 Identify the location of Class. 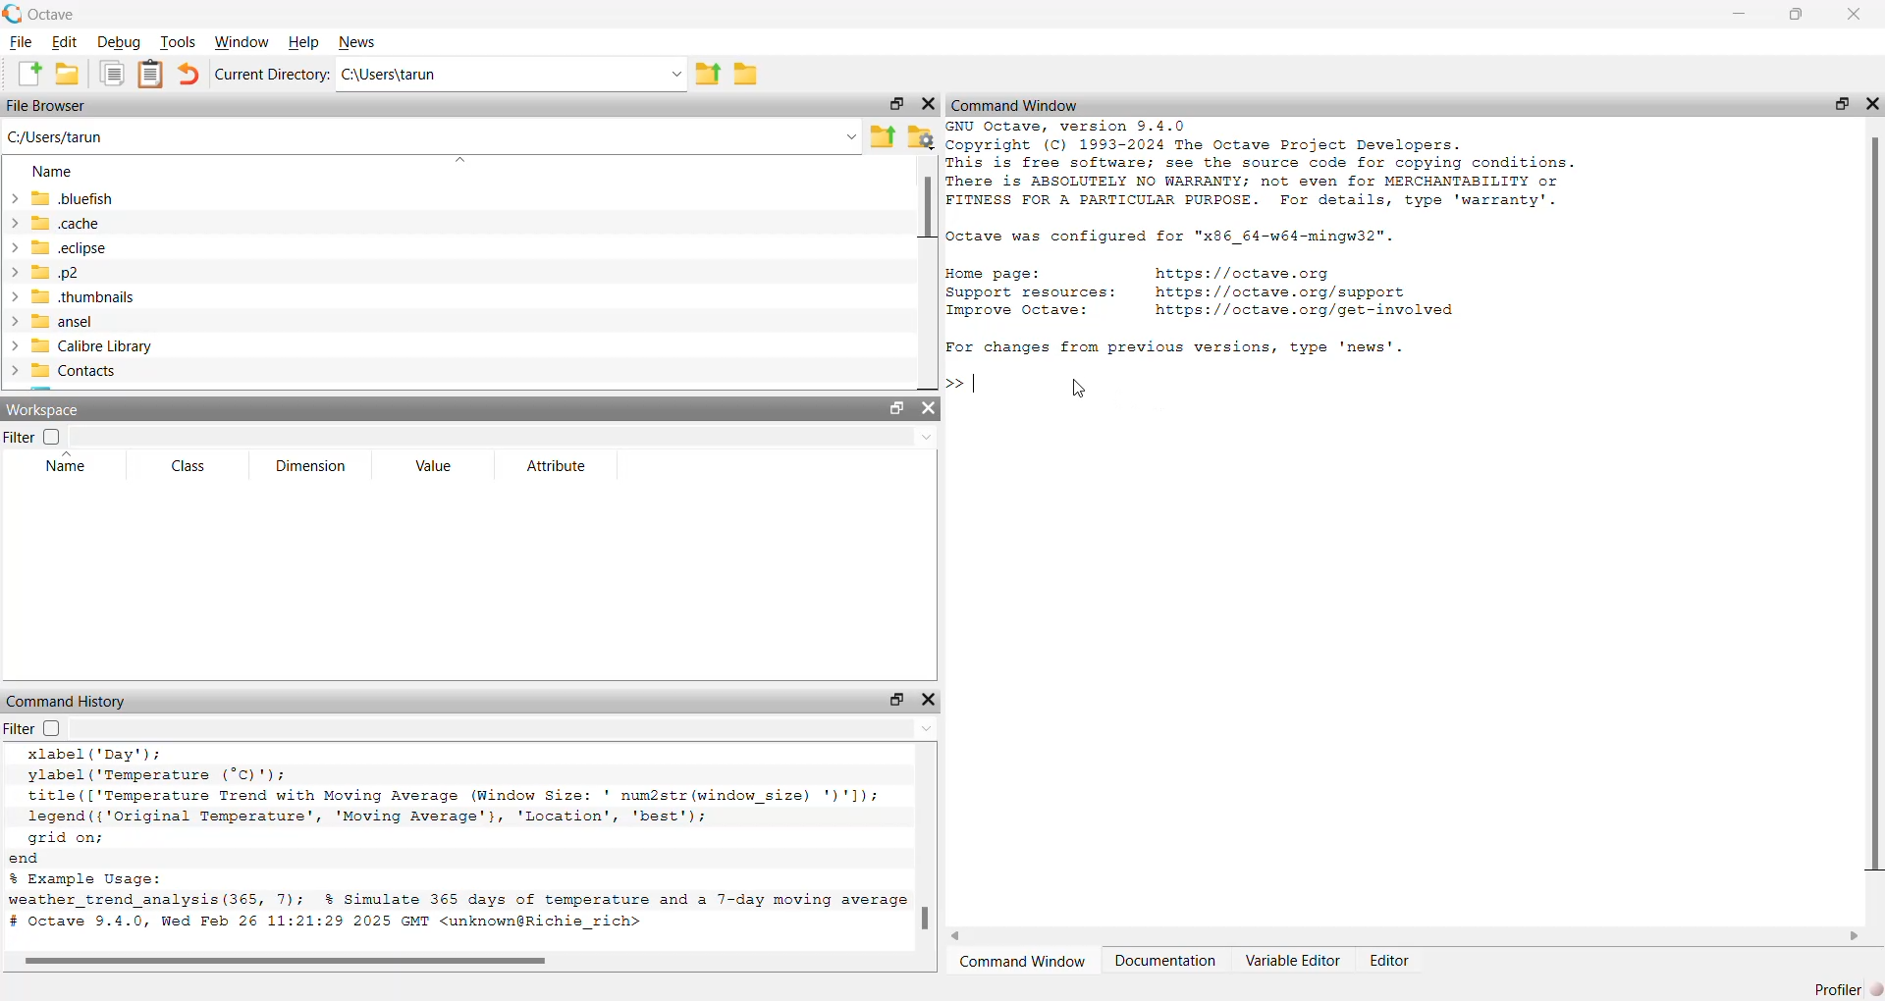
(190, 467).